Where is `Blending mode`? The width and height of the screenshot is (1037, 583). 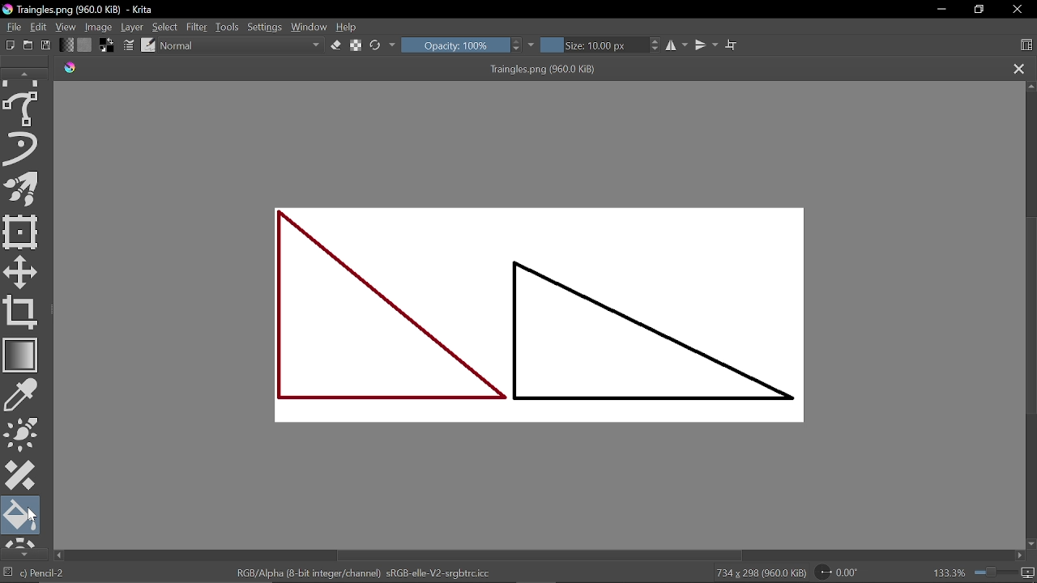
Blending mode is located at coordinates (241, 46).